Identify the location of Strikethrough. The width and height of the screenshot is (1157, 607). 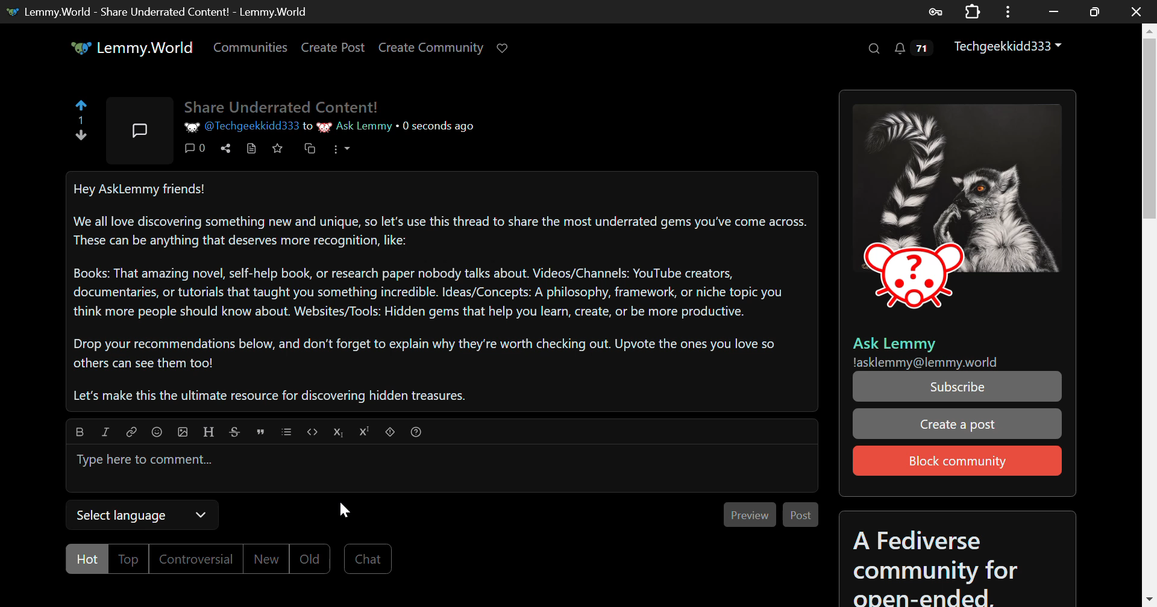
(236, 433).